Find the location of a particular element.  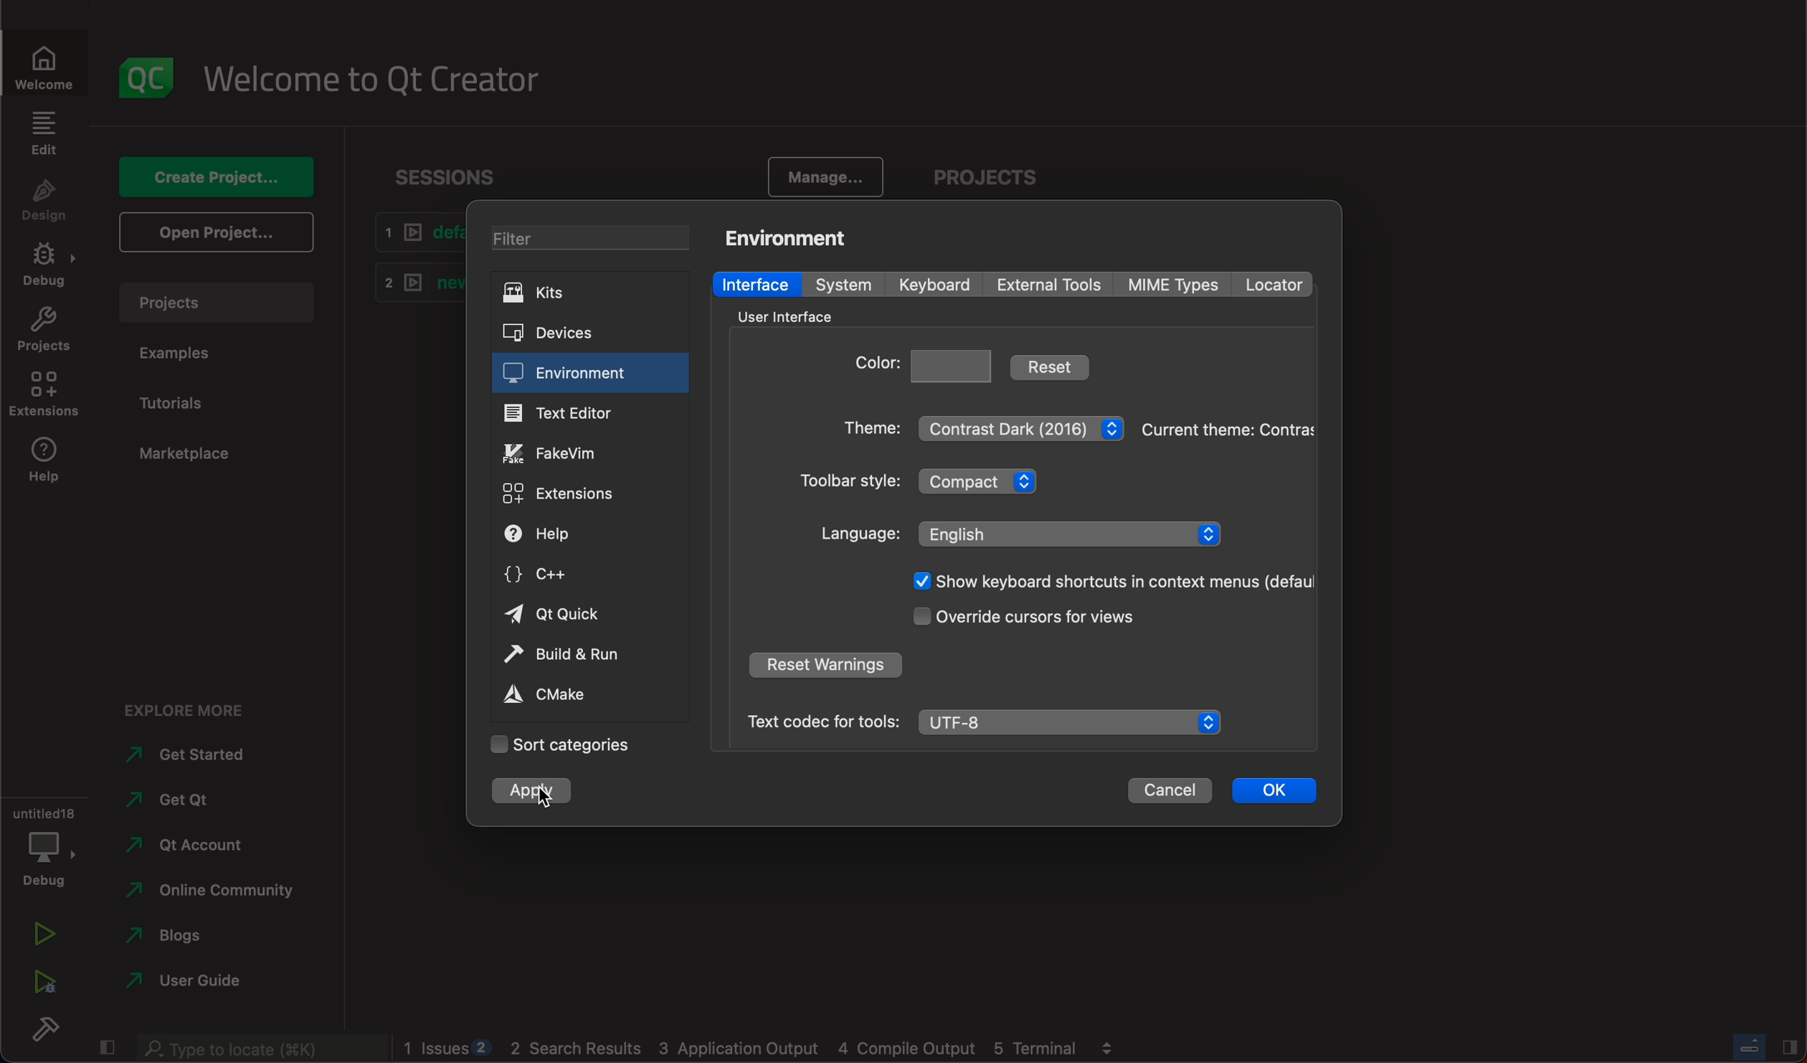

debug is located at coordinates (42, 841).